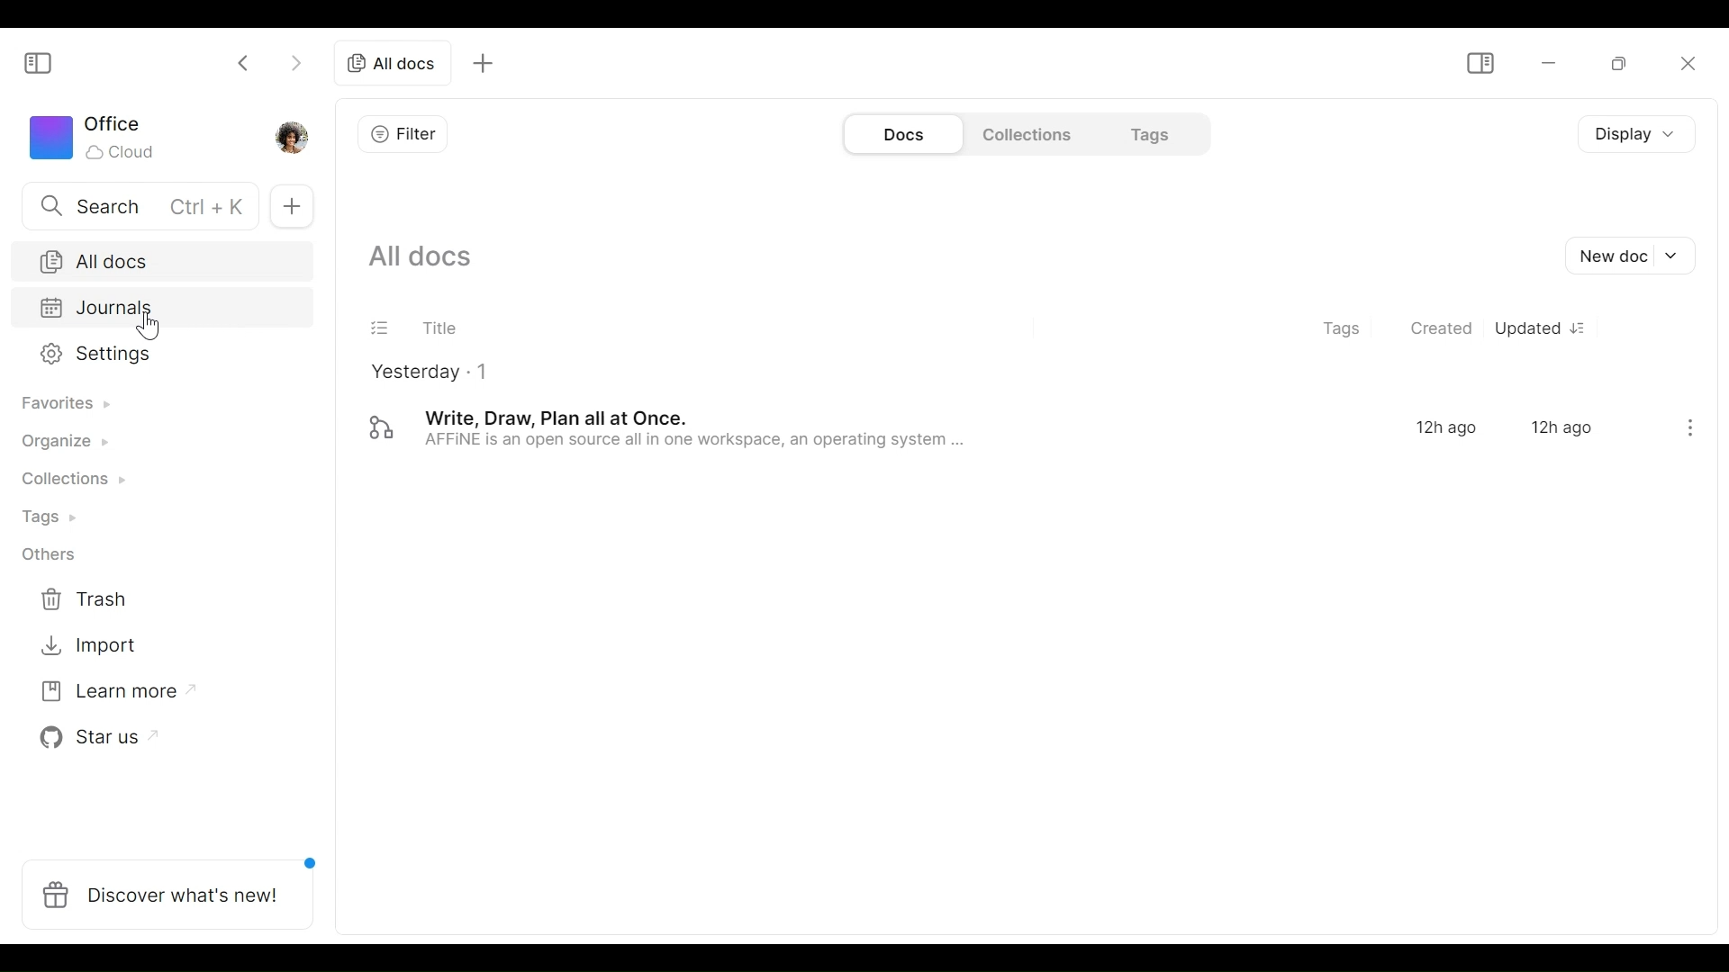 This screenshot has height=972, width=1729. What do you see at coordinates (385, 67) in the screenshot?
I see `All document` at bounding box center [385, 67].